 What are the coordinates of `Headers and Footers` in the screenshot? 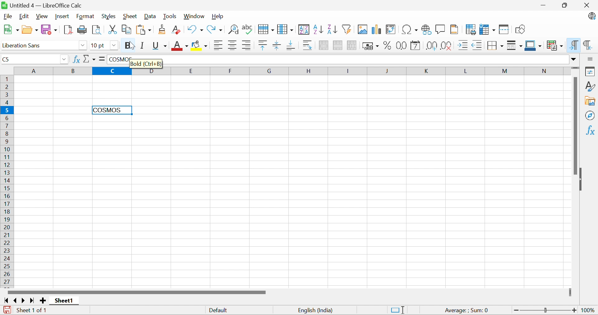 It's located at (456, 29).